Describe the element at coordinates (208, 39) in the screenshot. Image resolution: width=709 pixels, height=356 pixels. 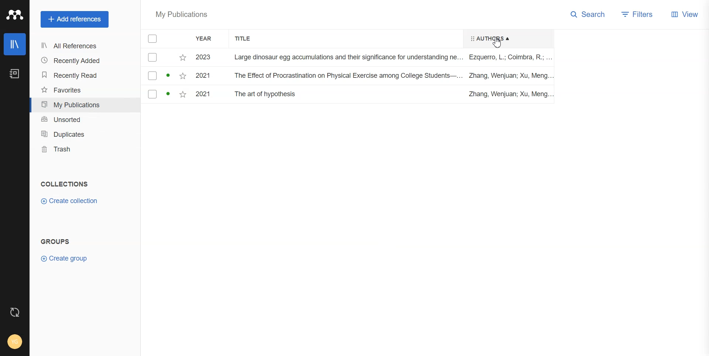
I see `Year` at that location.